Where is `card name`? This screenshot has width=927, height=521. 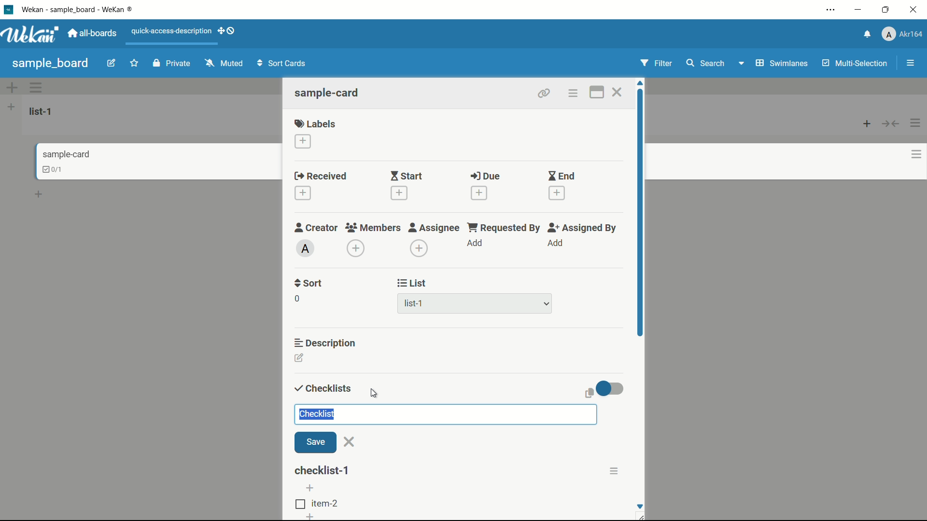 card name is located at coordinates (66, 154).